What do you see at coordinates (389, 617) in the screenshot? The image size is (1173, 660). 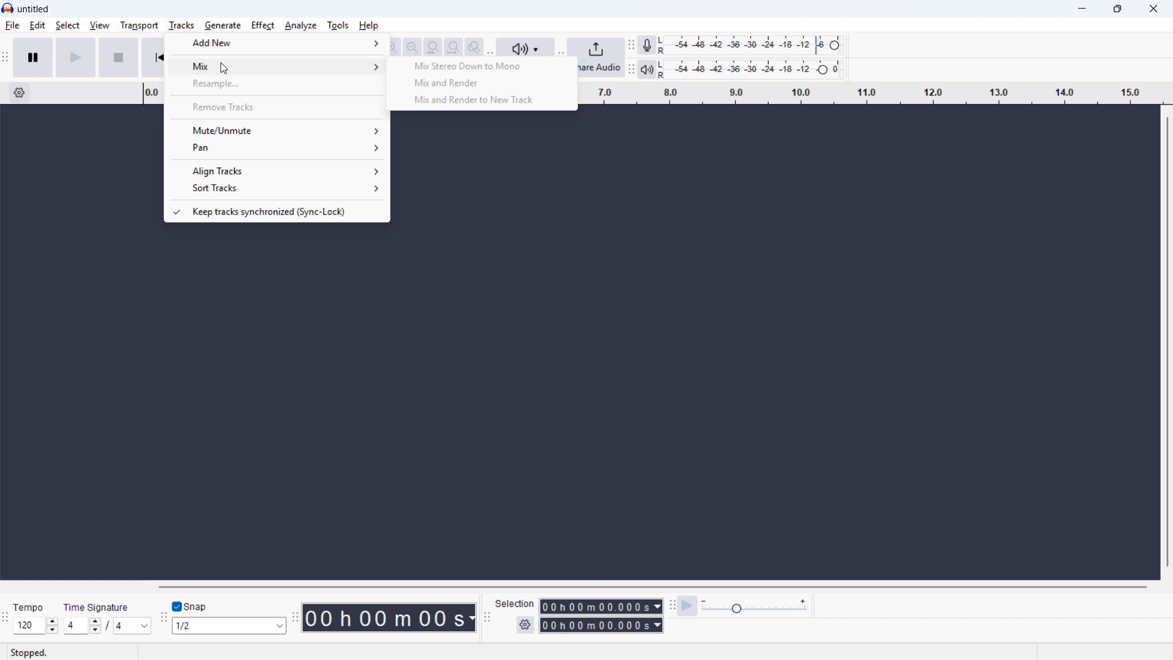 I see `Timestamp ` at bounding box center [389, 617].